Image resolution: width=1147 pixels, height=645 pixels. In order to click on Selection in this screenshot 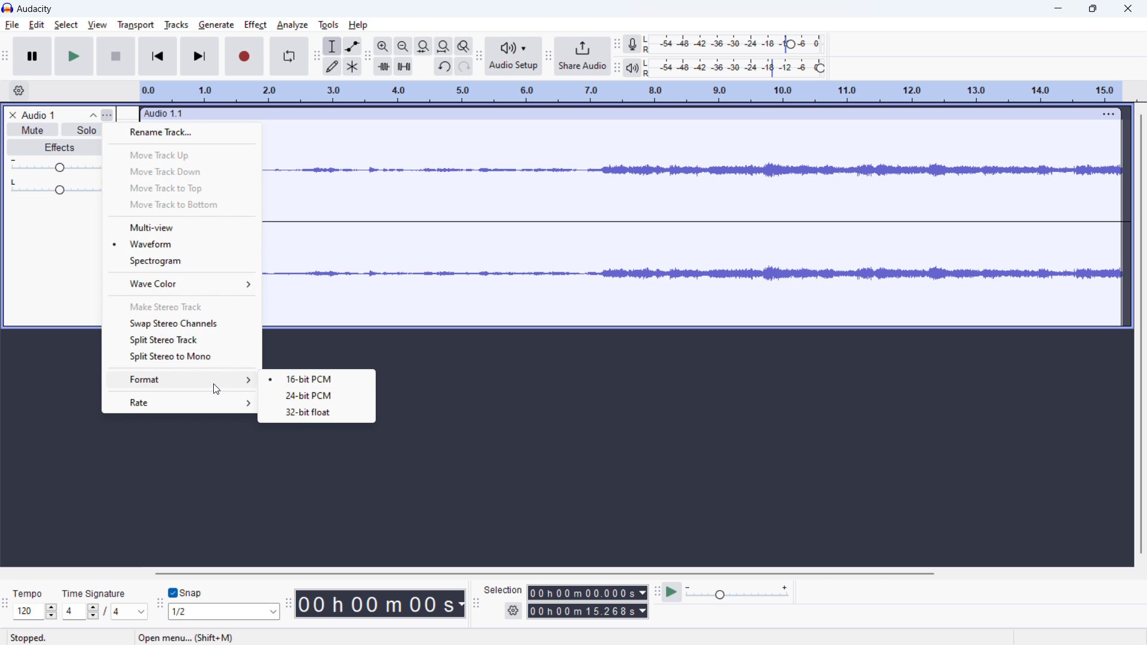, I will do `click(503, 589)`.